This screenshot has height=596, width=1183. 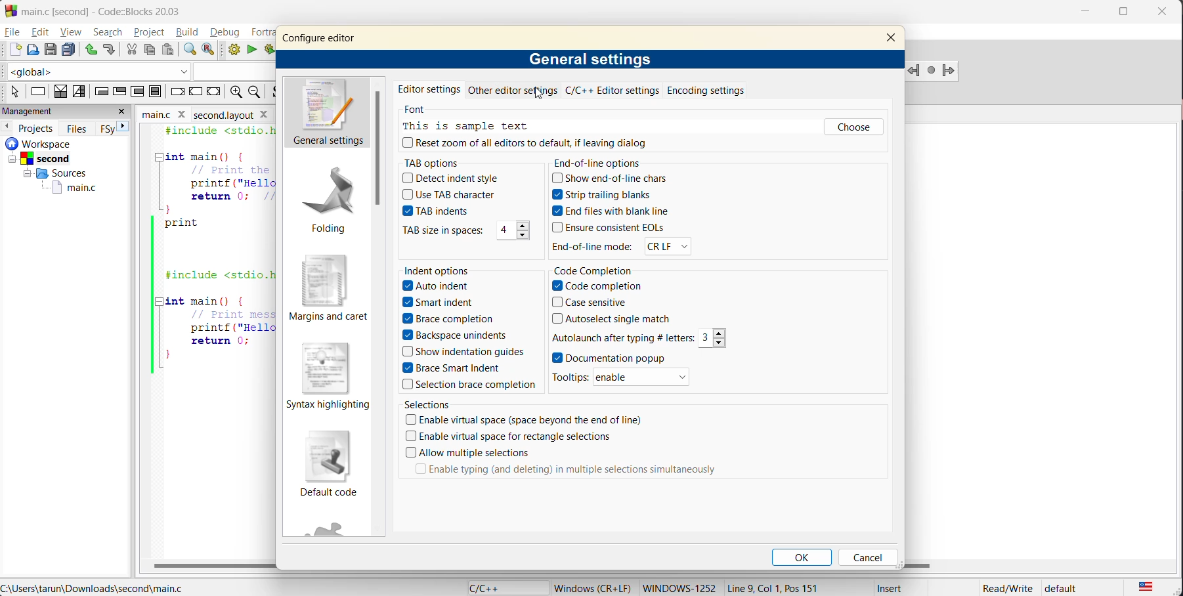 I want to click on close, so click(x=894, y=41).